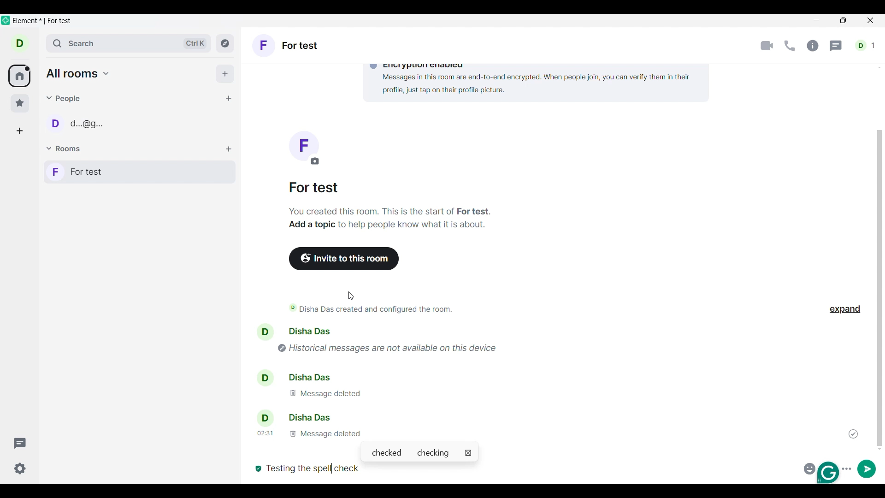 The height and width of the screenshot is (498, 885). I want to click on historical messages are not available on this device, so click(395, 346).